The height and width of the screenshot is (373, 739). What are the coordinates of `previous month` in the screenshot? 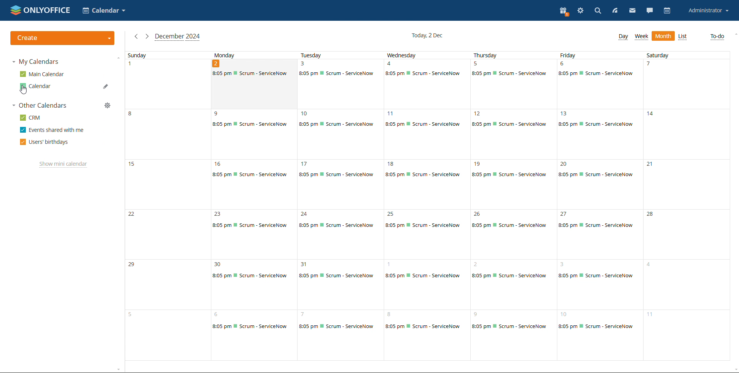 It's located at (136, 37).